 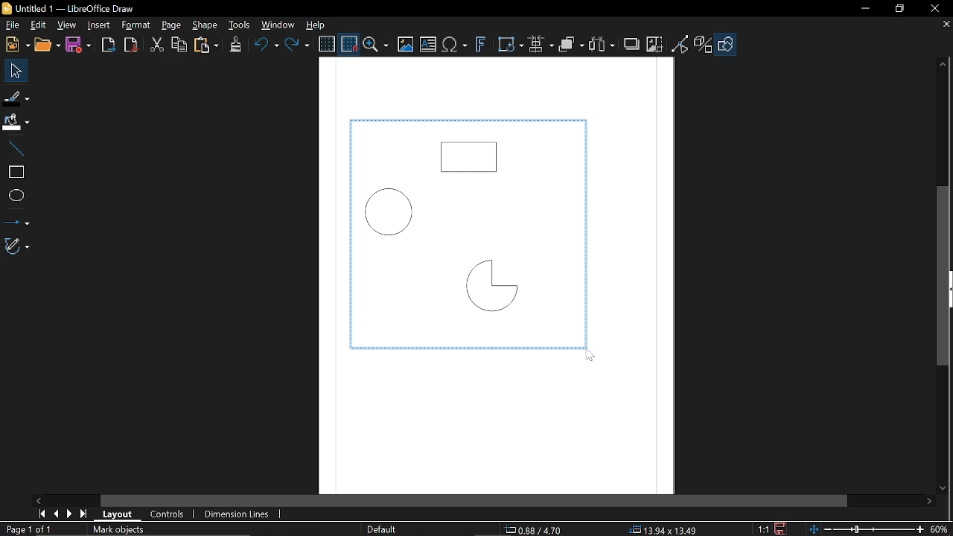 What do you see at coordinates (929, 503) in the screenshot?
I see `Move right` at bounding box center [929, 503].